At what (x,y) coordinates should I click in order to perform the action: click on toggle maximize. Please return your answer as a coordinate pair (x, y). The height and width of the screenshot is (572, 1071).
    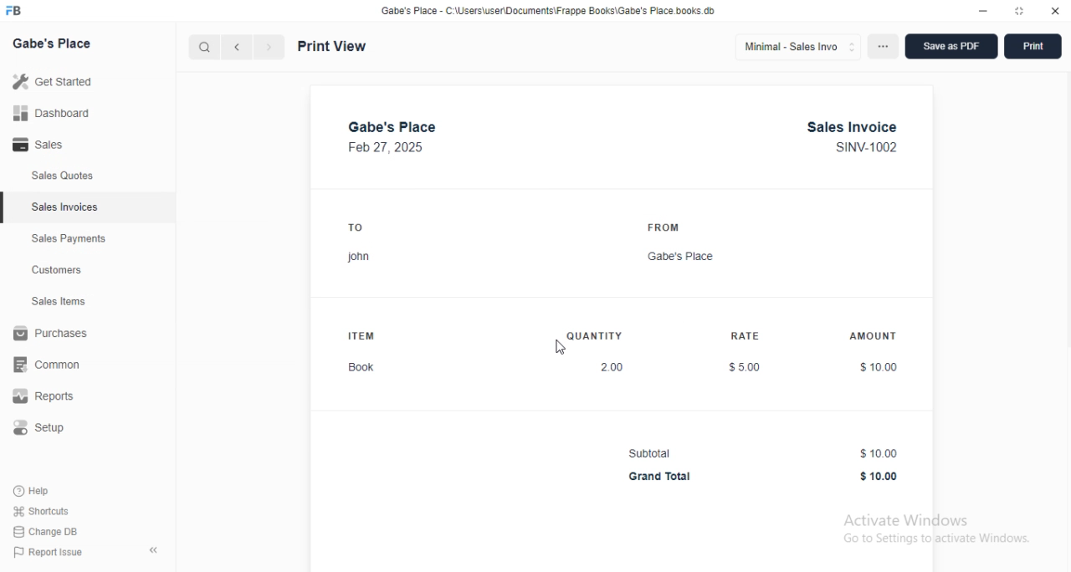
    Looking at the image, I should click on (1020, 10).